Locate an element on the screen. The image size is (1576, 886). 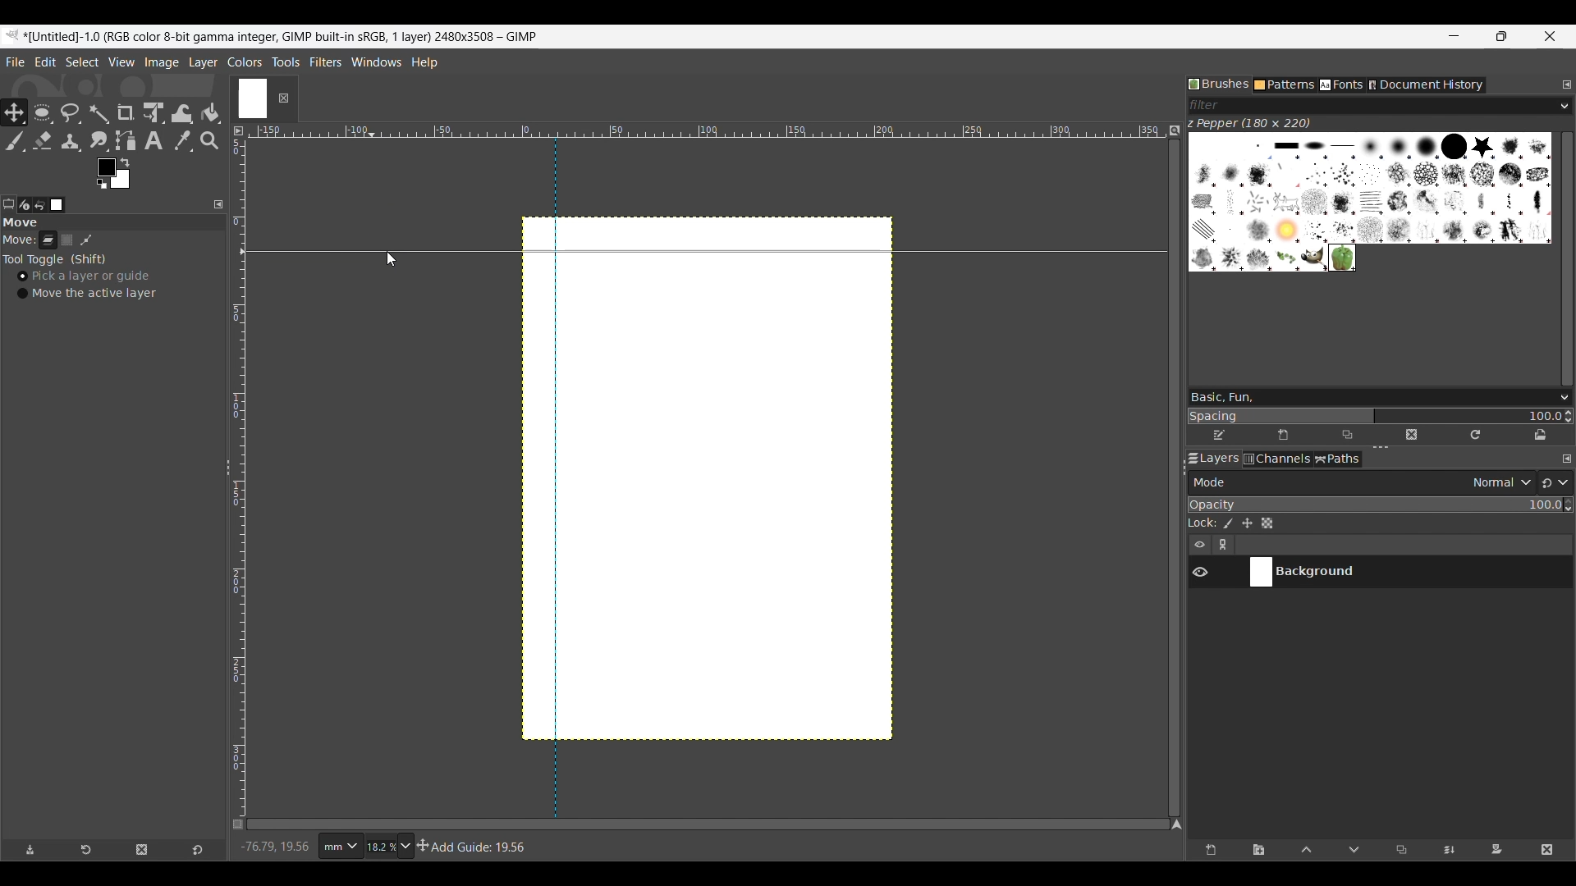
Paintbrush tool is located at coordinates (12, 141).